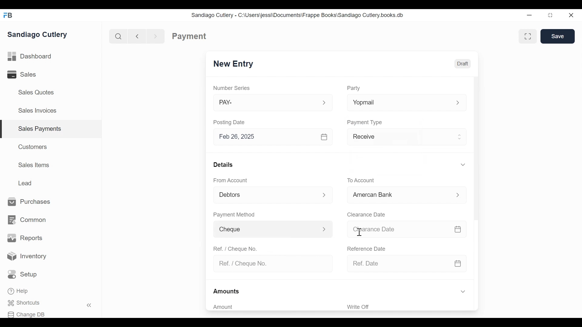 The image size is (582, 327). Describe the element at coordinates (324, 103) in the screenshot. I see `Expand` at that location.